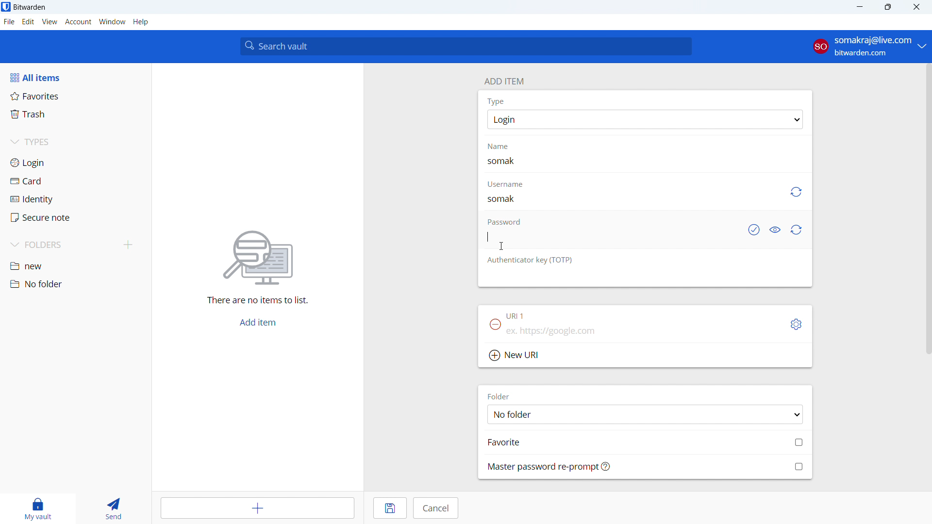  Describe the element at coordinates (75, 143) in the screenshot. I see `types` at that location.